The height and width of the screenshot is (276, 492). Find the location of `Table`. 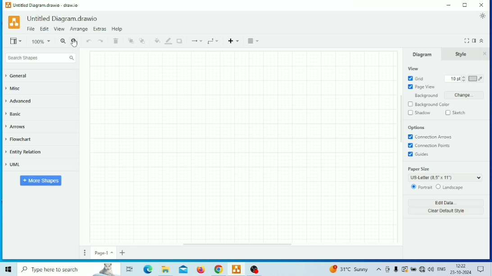

Table is located at coordinates (254, 41).